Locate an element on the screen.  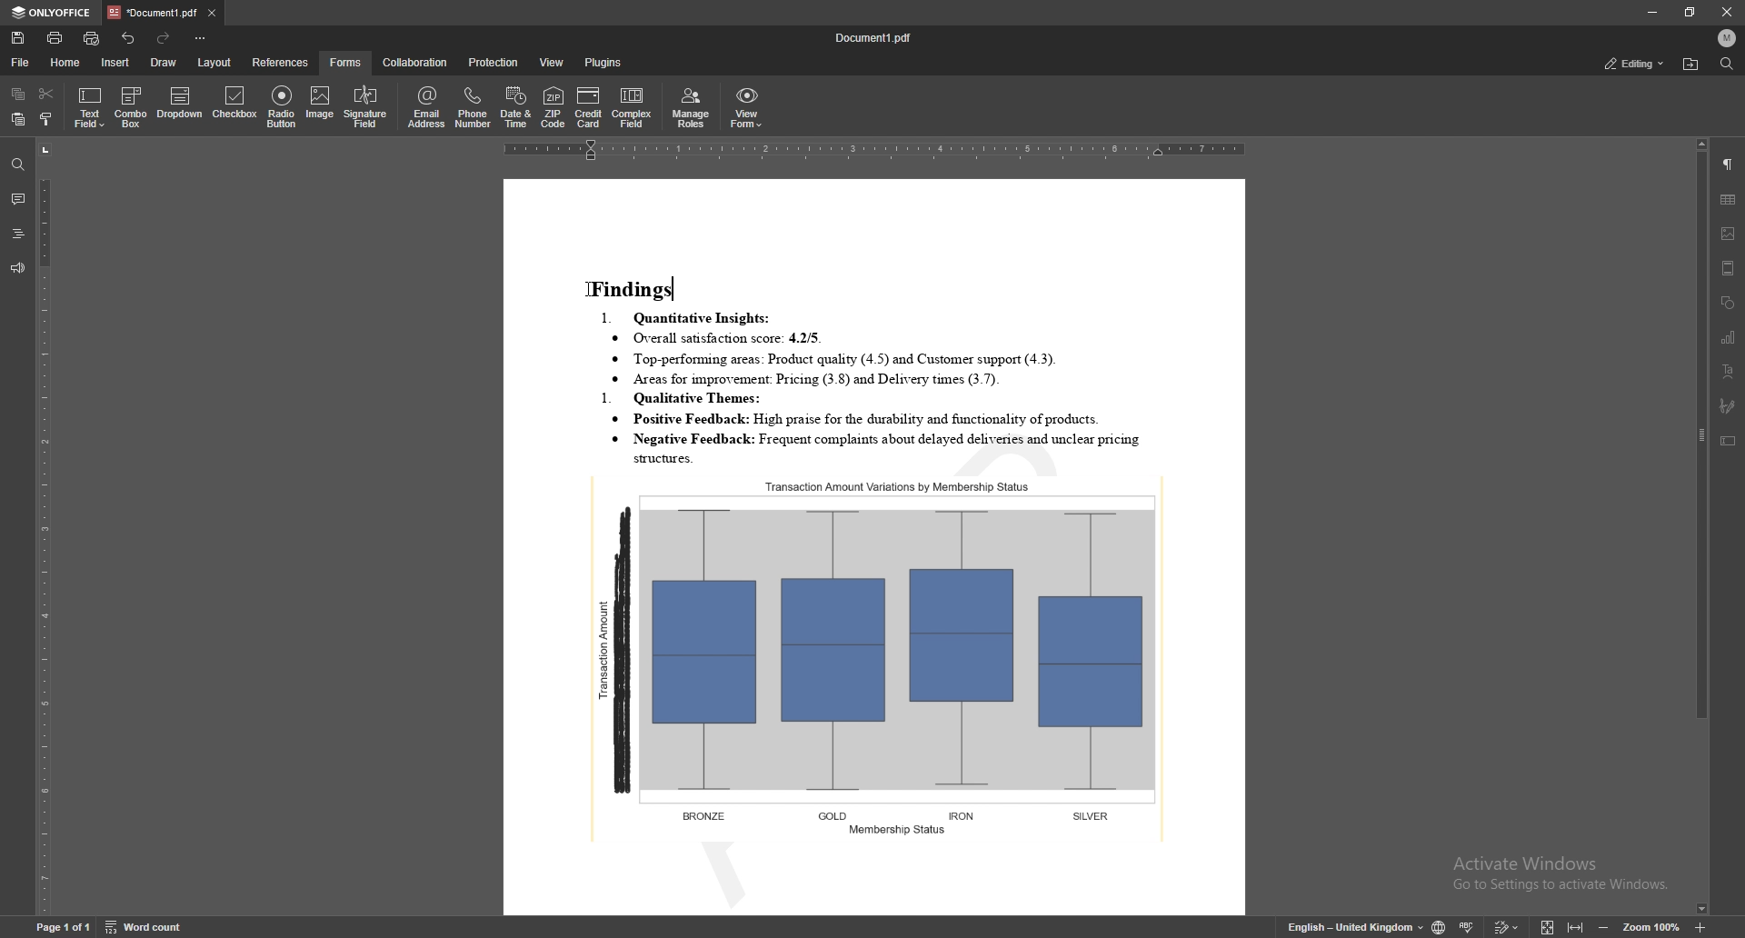
fit to screen is located at coordinates (1546, 927).